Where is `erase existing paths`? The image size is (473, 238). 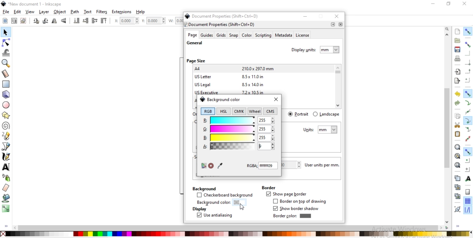 erase existing paths is located at coordinates (6, 187).